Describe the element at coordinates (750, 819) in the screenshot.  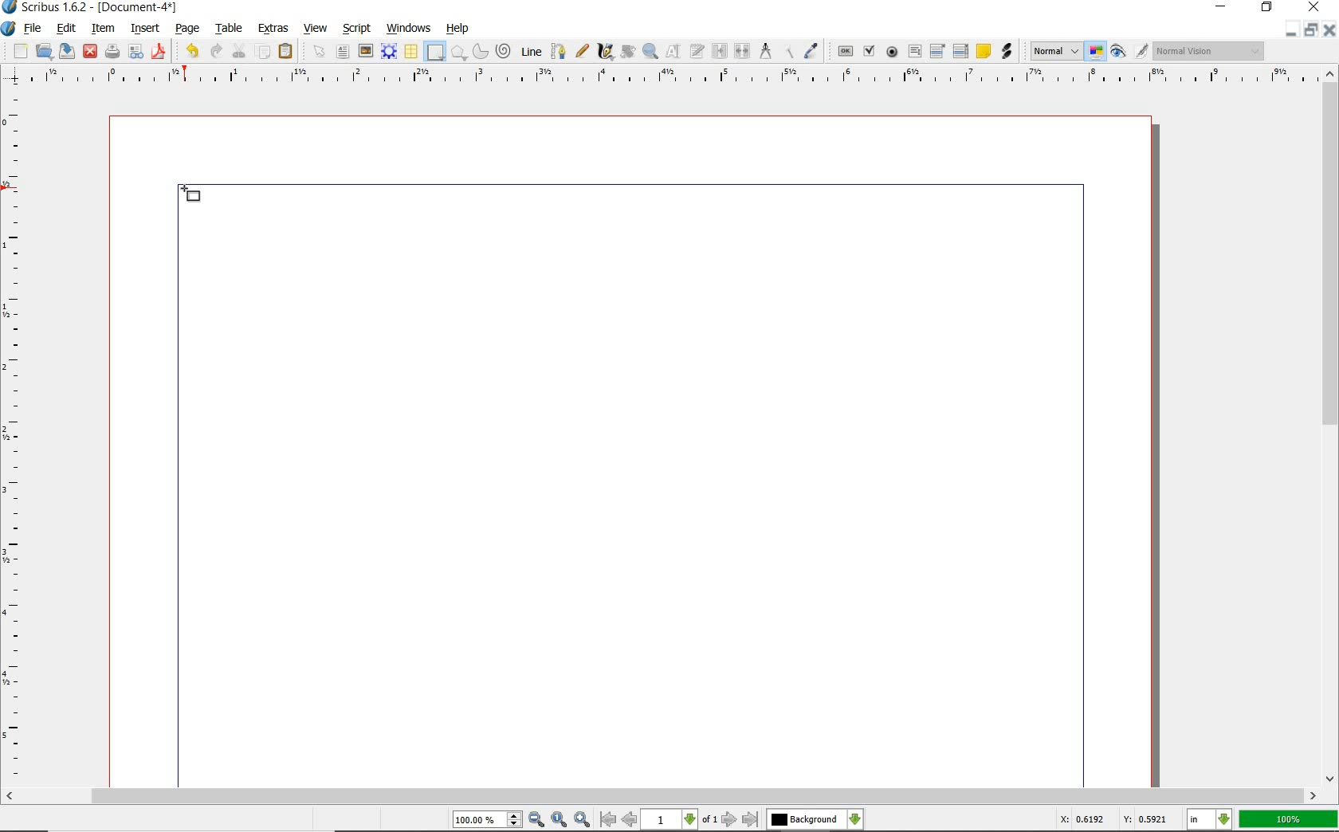
I see `go to last page` at that location.